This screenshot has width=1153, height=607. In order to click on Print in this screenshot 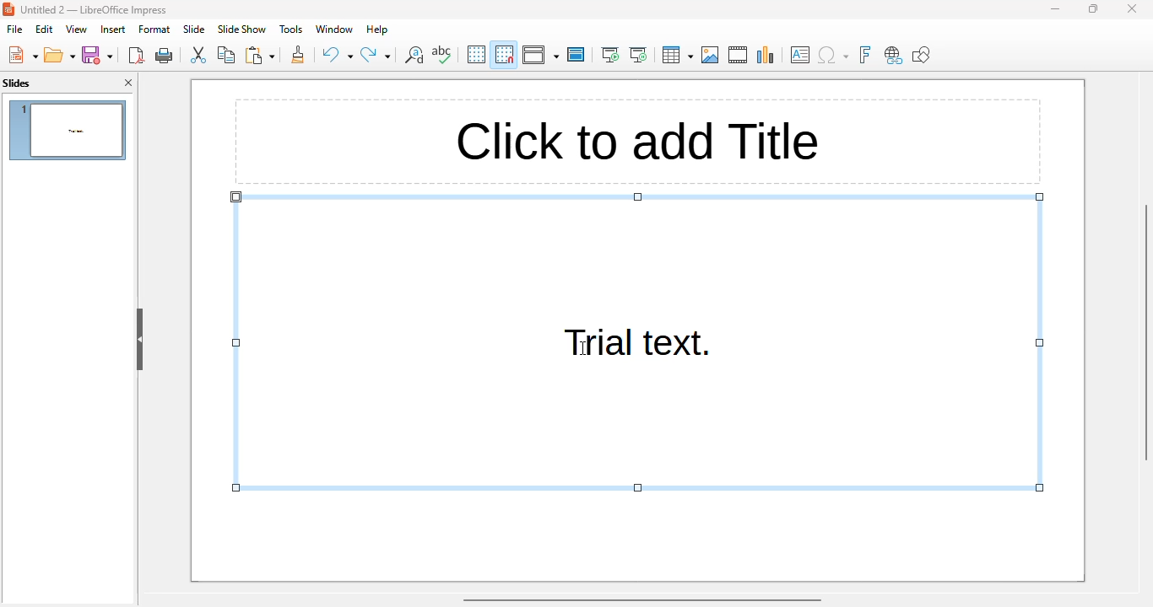, I will do `click(165, 56)`.